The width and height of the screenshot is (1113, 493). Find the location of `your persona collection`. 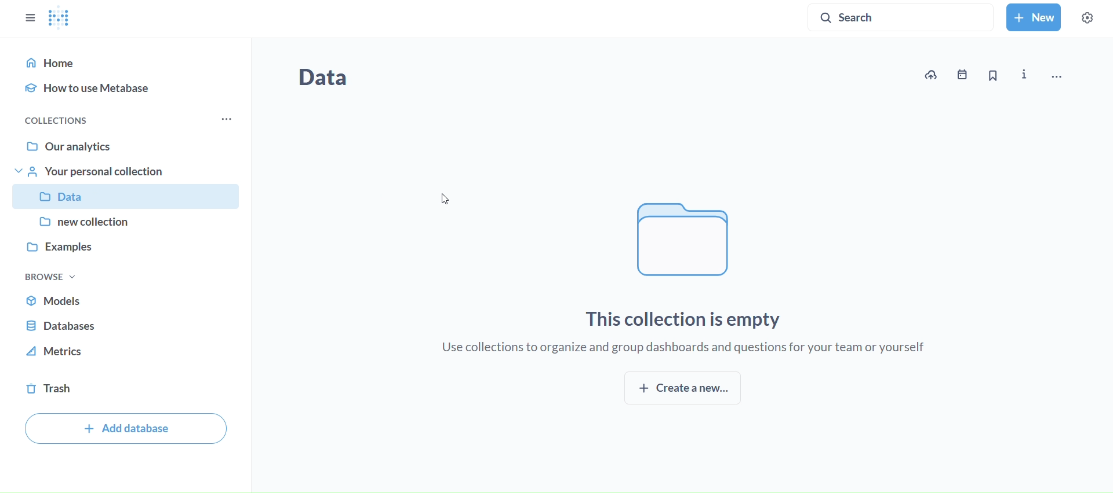

your persona collection is located at coordinates (126, 170).